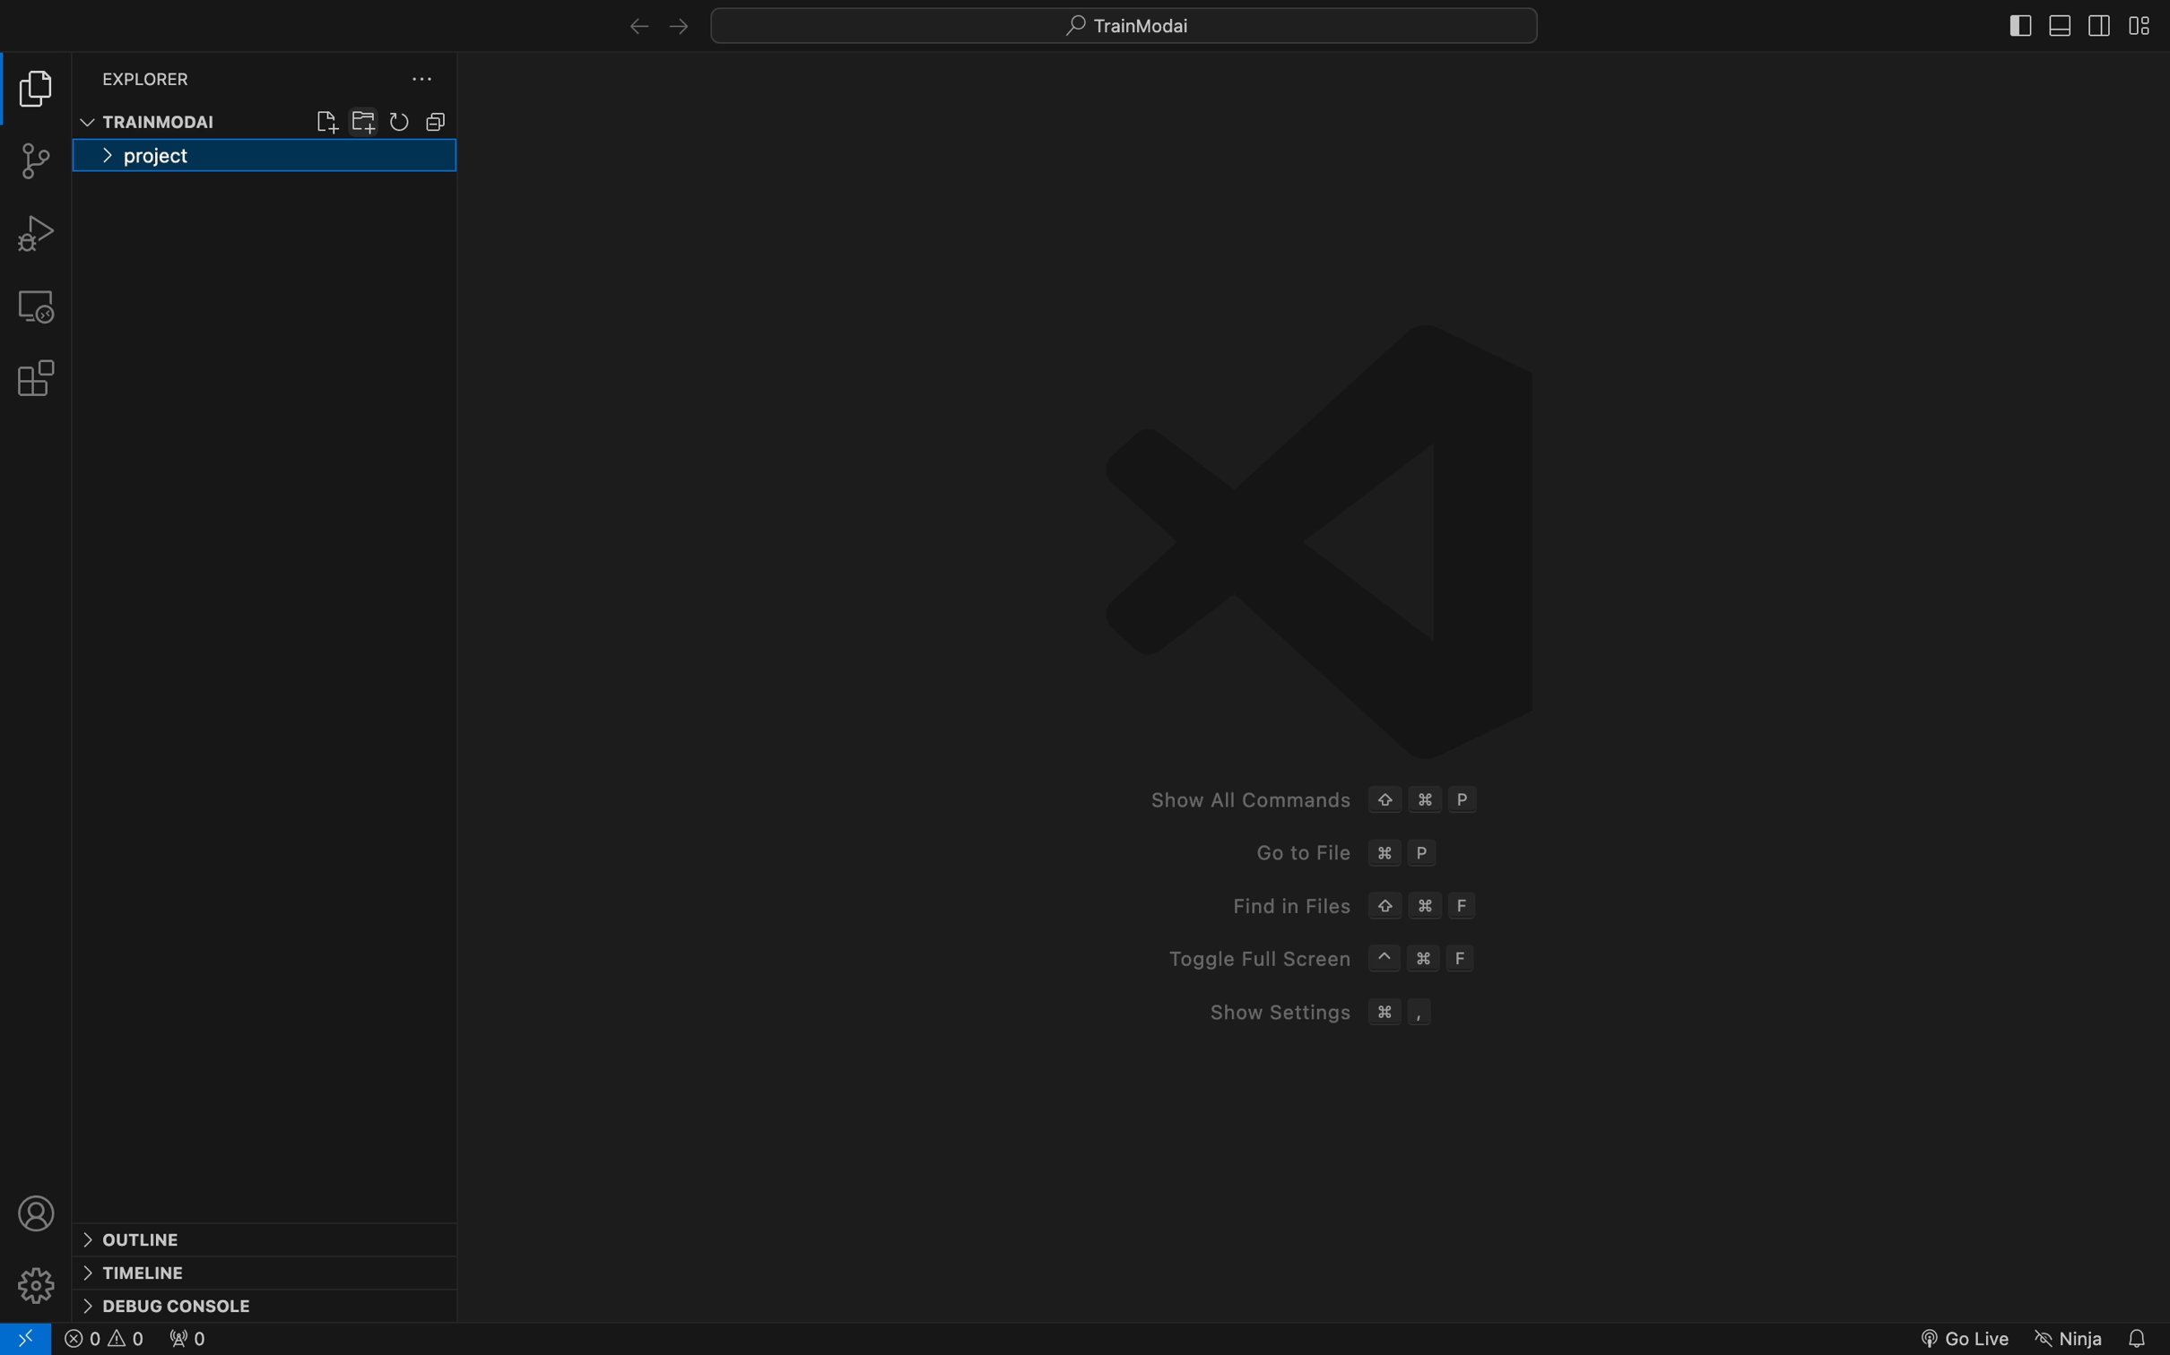 This screenshot has width=2170, height=1355. What do you see at coordinates (2146, 25) in the screenshot?
I see `toggle sidebar` at bounding box center [2146, 25].